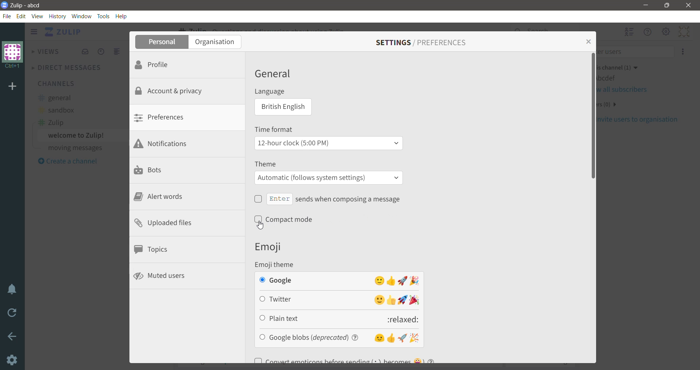  What do you see at coordinates (282, 108) in the screenshot?
I see `British English` at bounding box center [282, 108].